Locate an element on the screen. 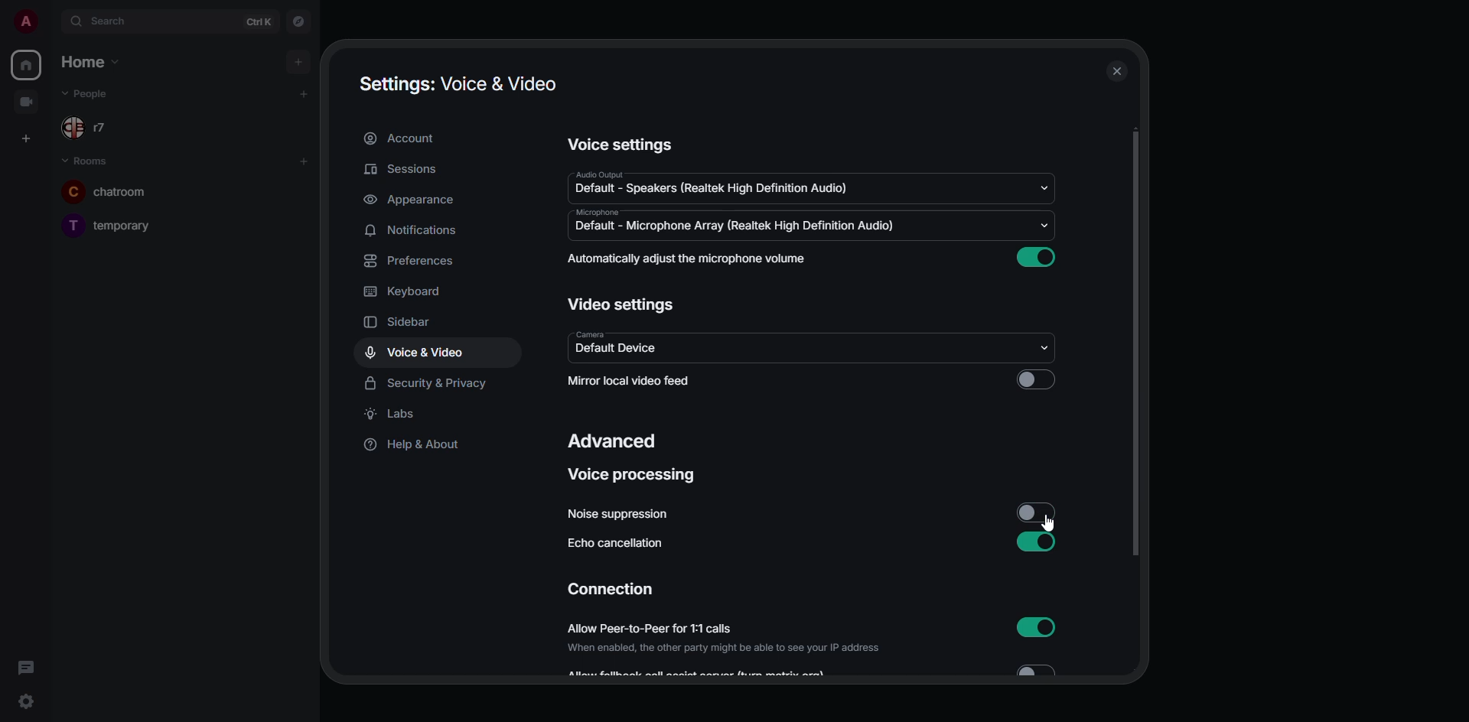 The height and width of the screenshot is (722, 1469). video settings is located at coordinates (622, 304).